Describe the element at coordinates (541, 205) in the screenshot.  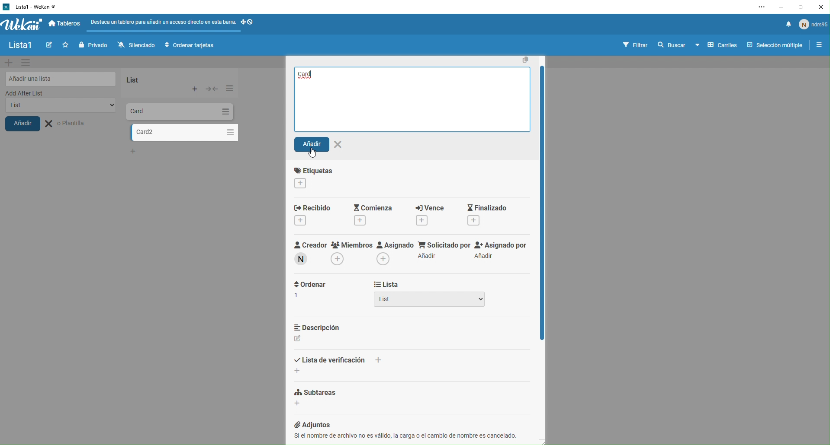
I see `Vertical Scroll bar` at that location.